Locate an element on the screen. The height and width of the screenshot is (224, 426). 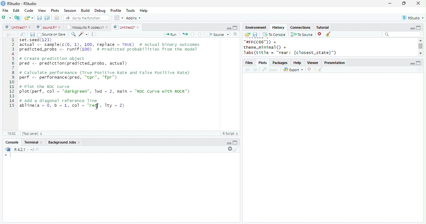
Environment is located at coordinates (255, 27).